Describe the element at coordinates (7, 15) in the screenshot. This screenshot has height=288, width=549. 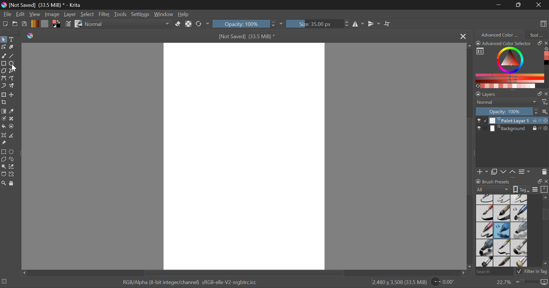
I see `File` at that location.